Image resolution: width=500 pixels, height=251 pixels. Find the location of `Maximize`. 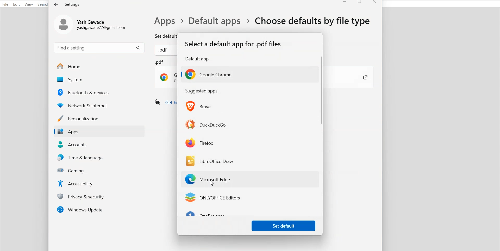

Maximize is located at coordinates (360, 3).